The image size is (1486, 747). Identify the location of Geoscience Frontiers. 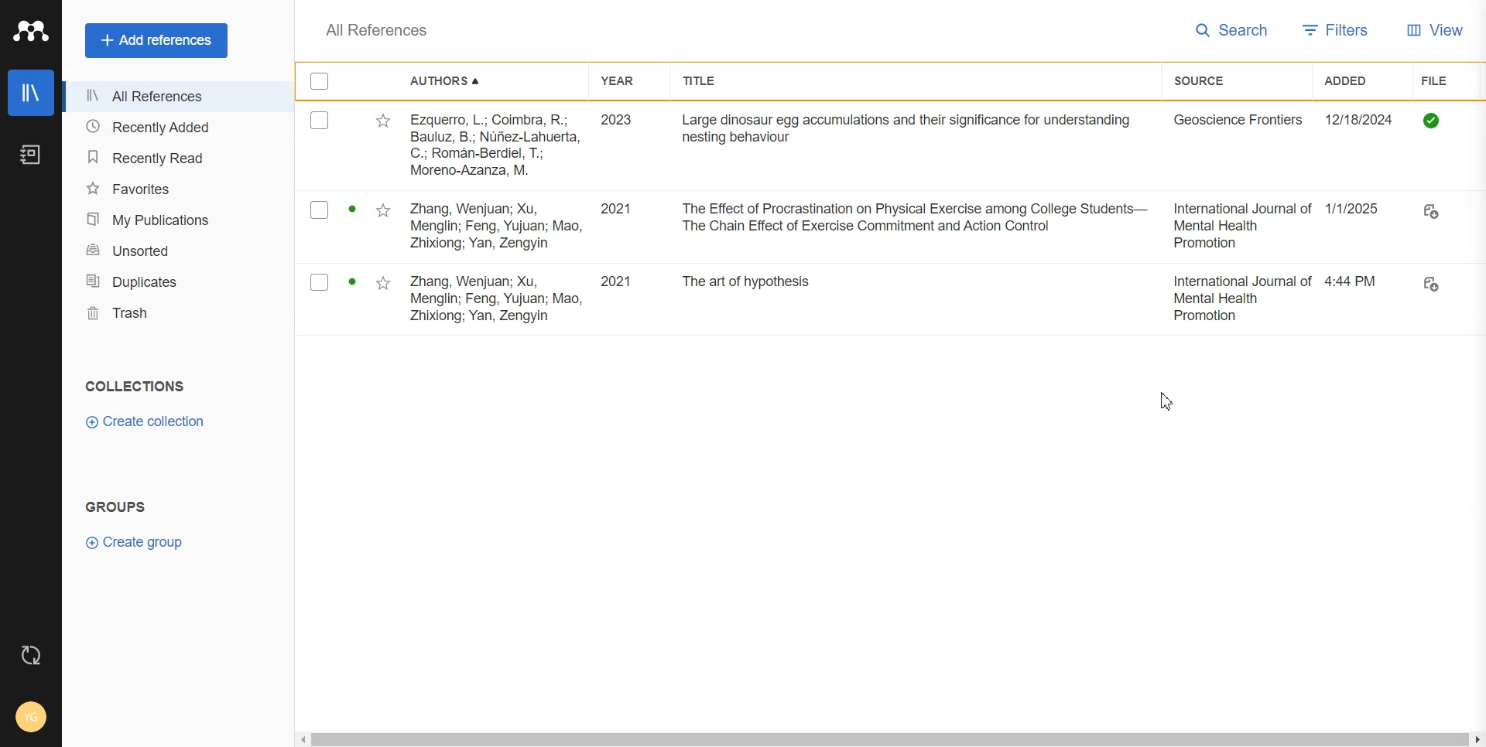
(1238, 119).